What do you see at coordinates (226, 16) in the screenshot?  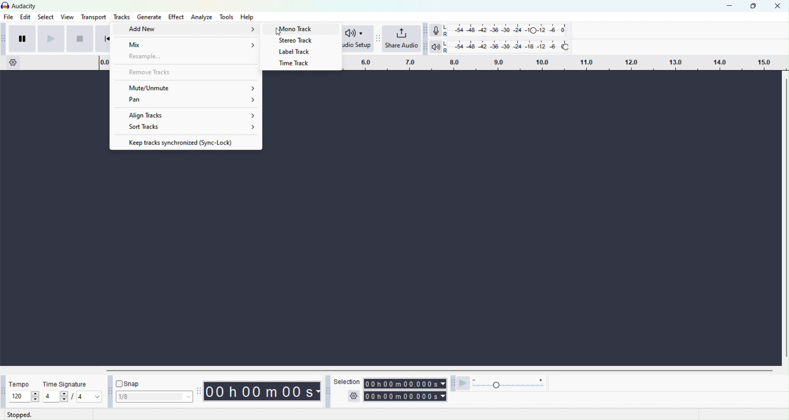 I see `Tools` at bounding box center [226, 16].